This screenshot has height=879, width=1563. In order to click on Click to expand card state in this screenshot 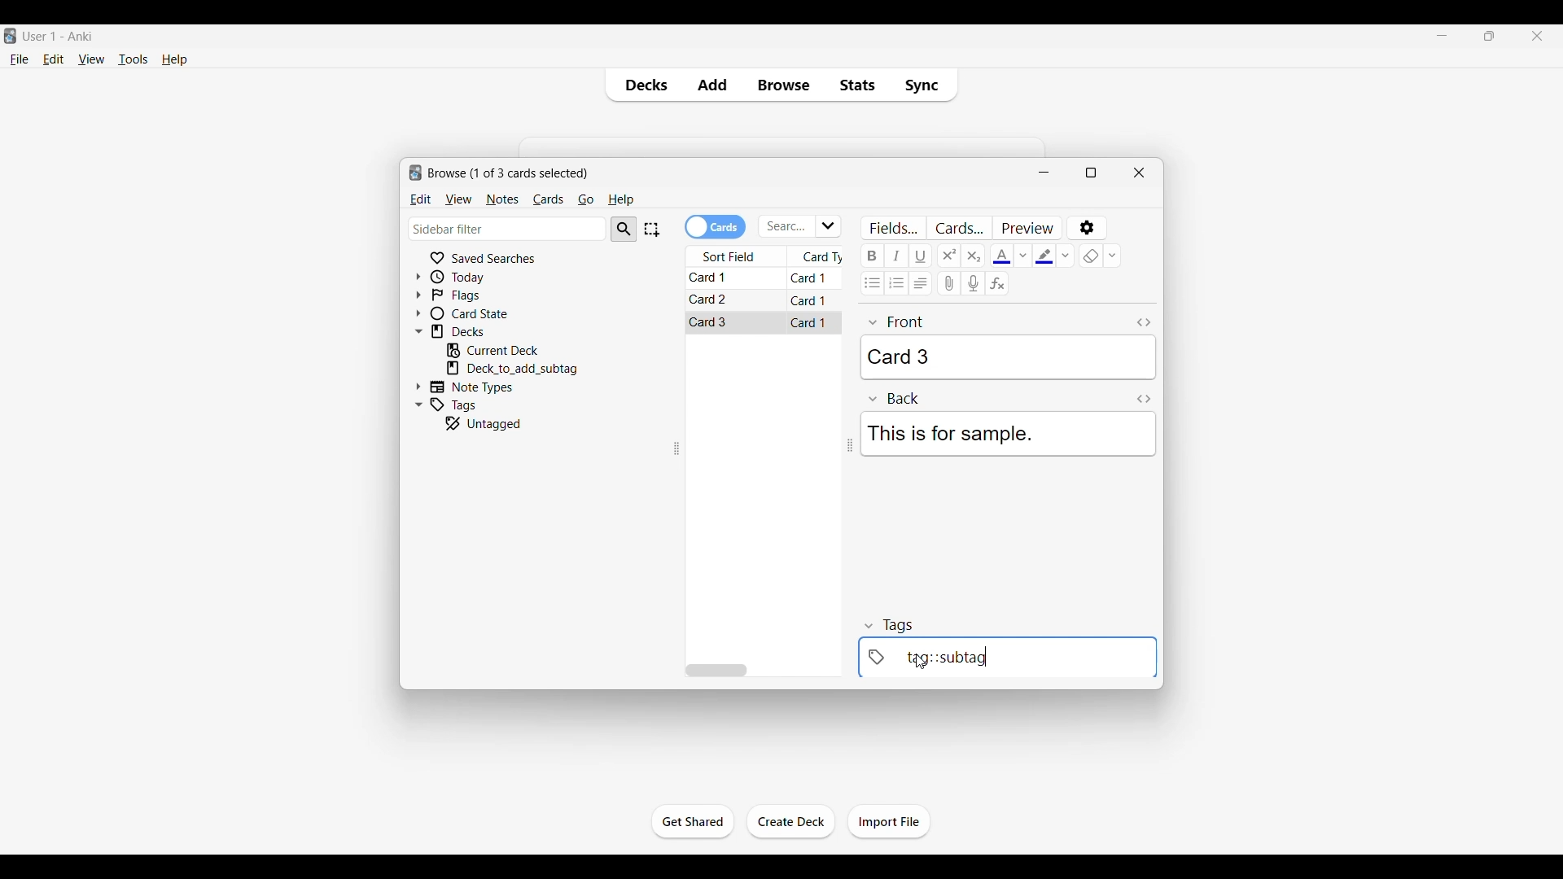, I will do `click(418, 313)`.